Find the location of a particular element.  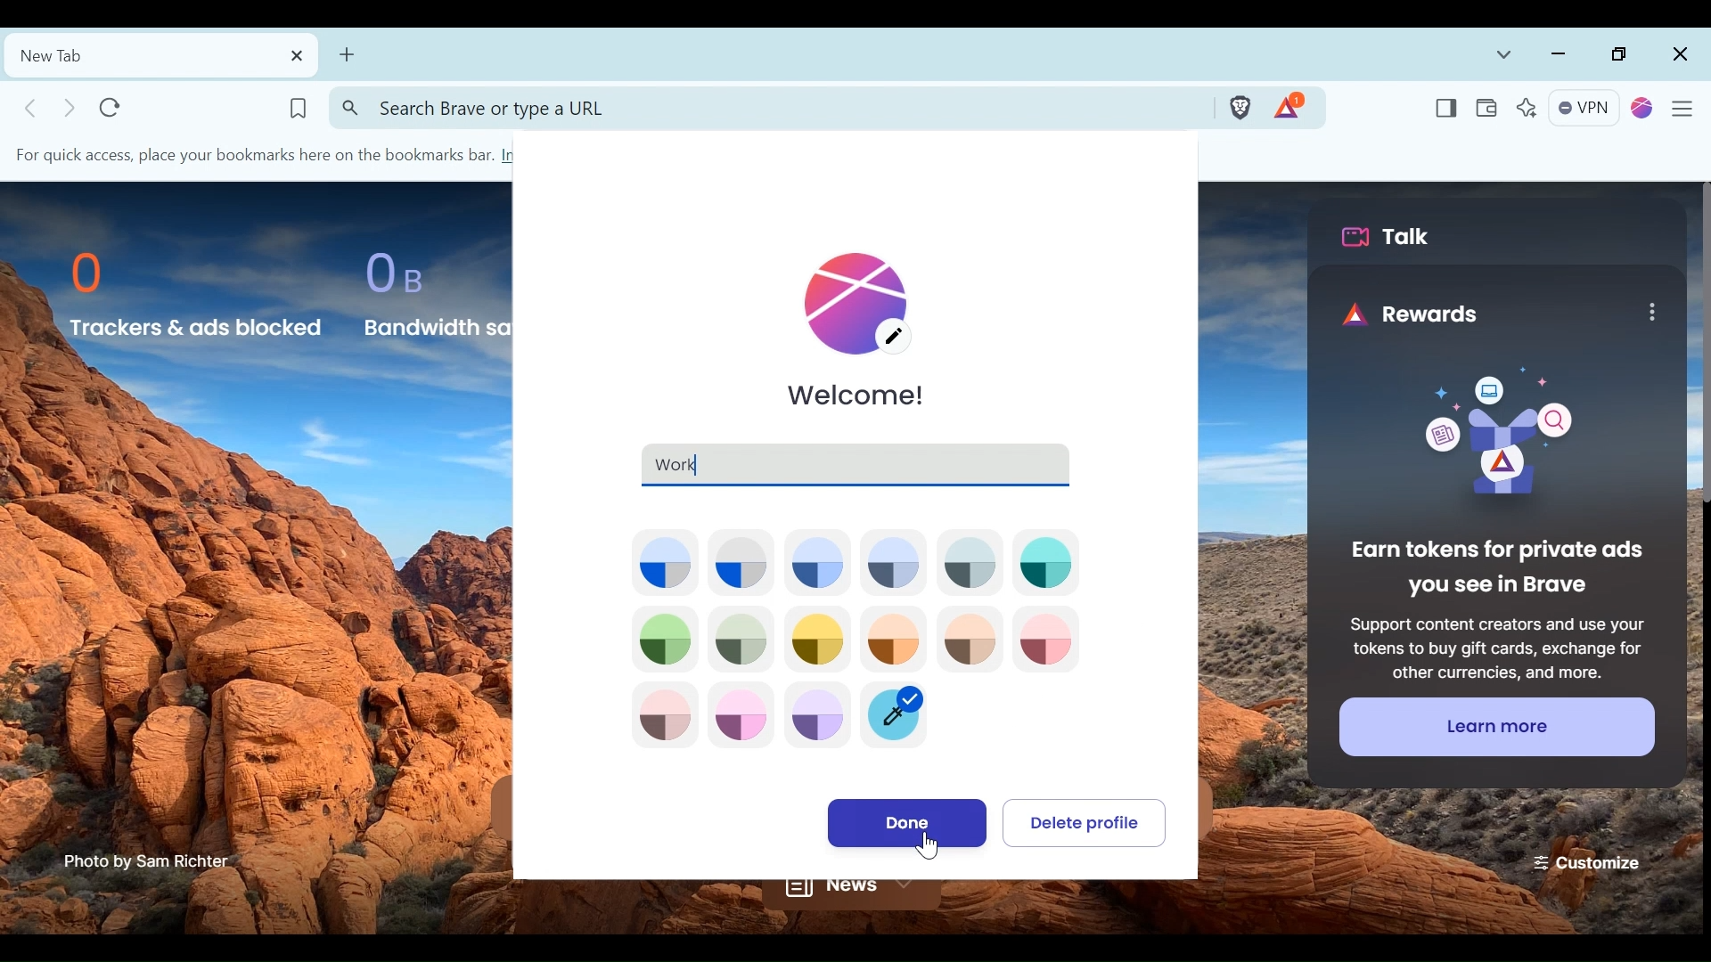

image is located at coordinates (1504, 422).